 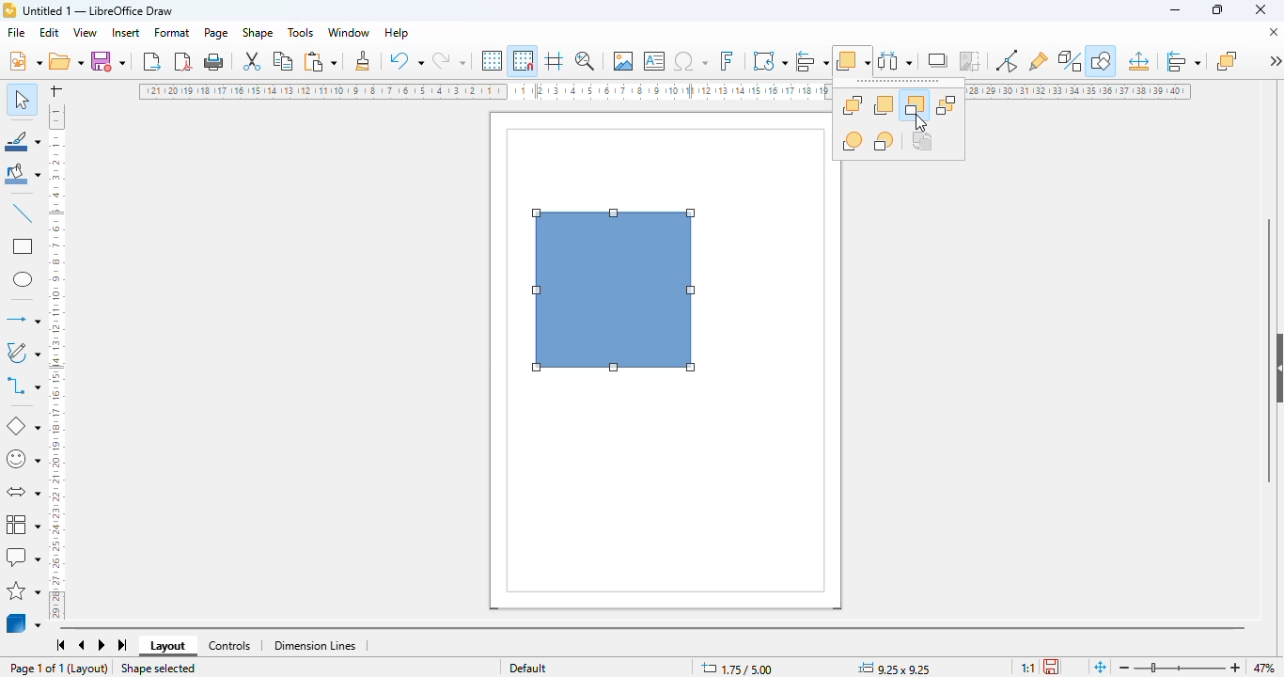 I want to click on redo, so click(x=449, y=60).